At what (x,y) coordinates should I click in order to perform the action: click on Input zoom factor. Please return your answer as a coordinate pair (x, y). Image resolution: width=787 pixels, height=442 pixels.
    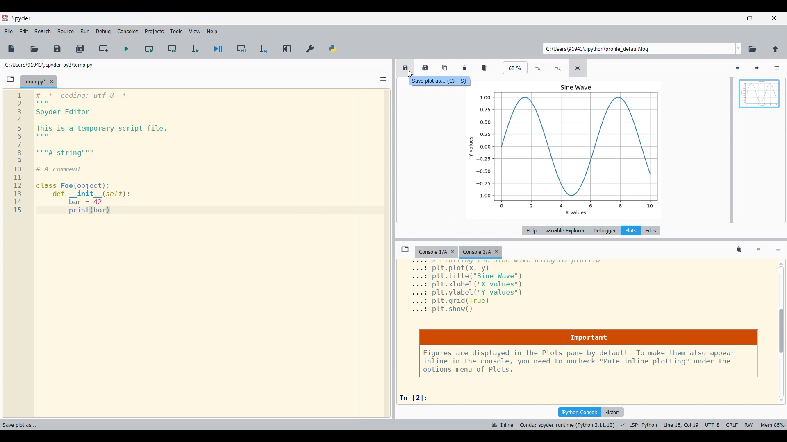
    Looking at the image, I should click on (516, 68).